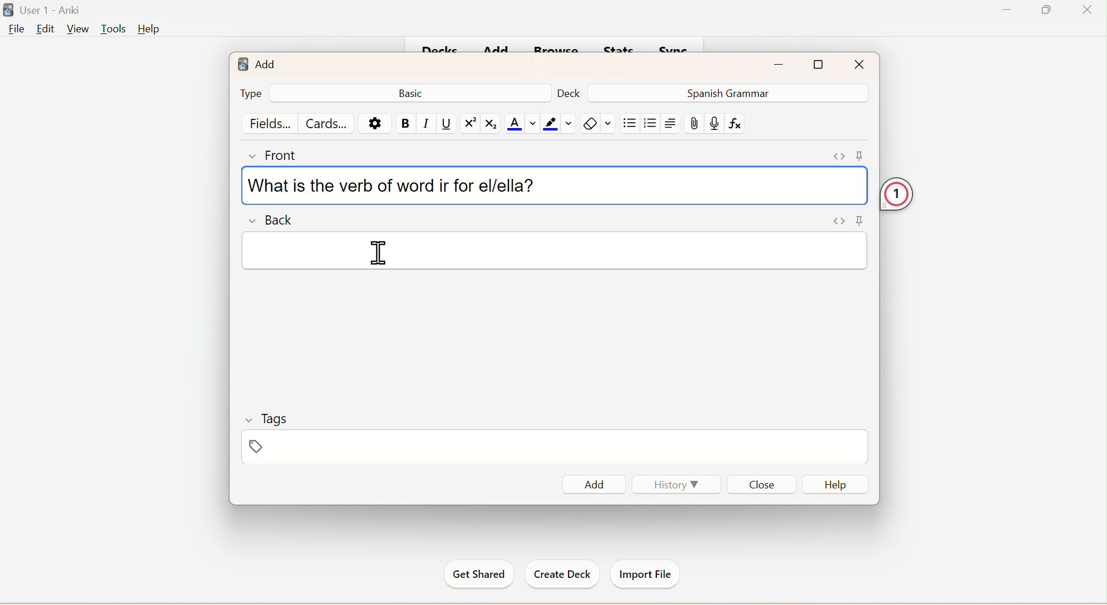  Describe the element at coordinates (272, 220) in the screenshot. I see `` at that location.